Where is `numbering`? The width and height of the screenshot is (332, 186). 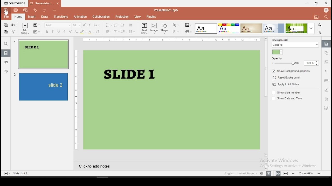 numbering is located at coordinates (117, 25).